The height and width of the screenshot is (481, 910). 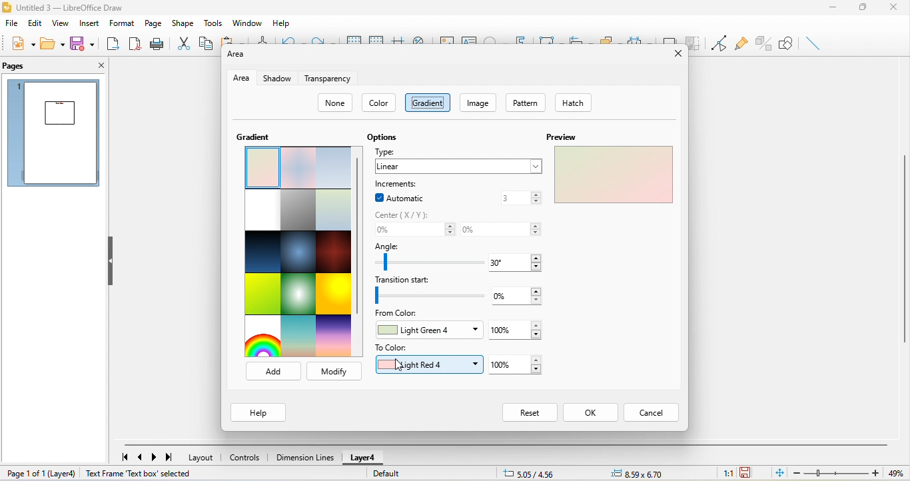 What do you see at coordinates (722, 472) in the screenshot?
I see `1:1` at bounding box center [722, 472].